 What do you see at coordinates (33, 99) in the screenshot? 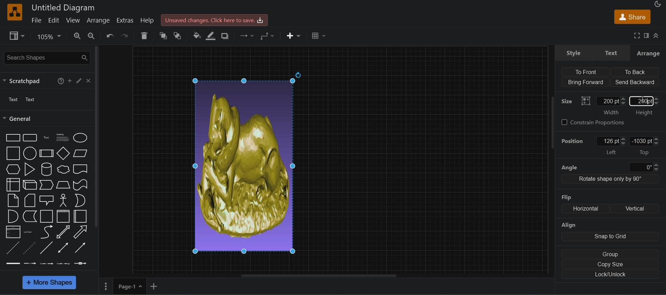
I see `Text` at bounding box center [33, 99].